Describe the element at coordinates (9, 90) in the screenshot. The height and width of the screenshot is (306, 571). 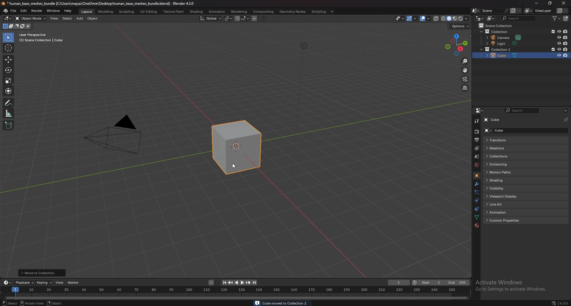
I see `transform` at that location.